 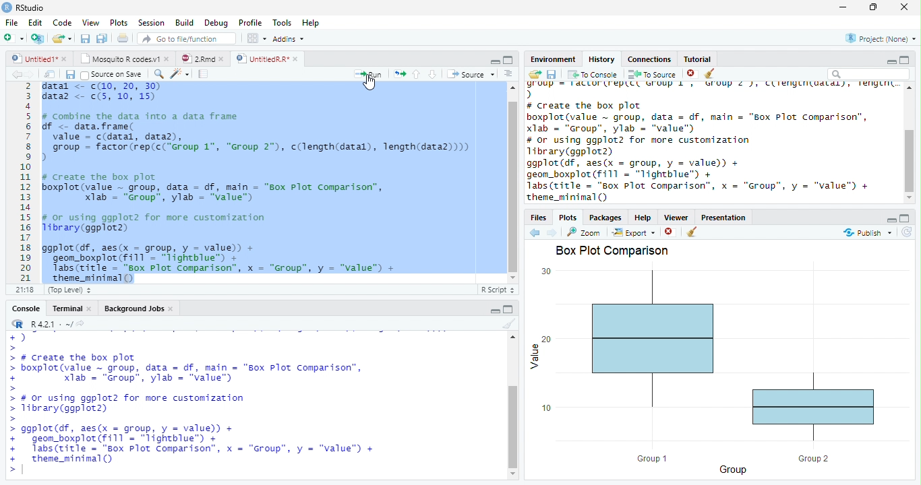 What do you see at coordinates (605, 217) in the screenshot?
I see `Packages` at bounding box center [605, 217].